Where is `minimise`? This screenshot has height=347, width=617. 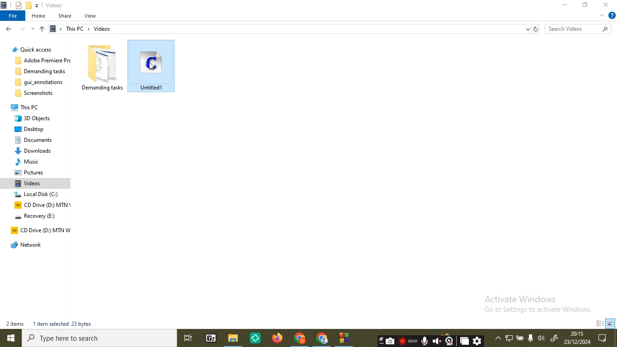
minimise is located at coordinates (564, 6).